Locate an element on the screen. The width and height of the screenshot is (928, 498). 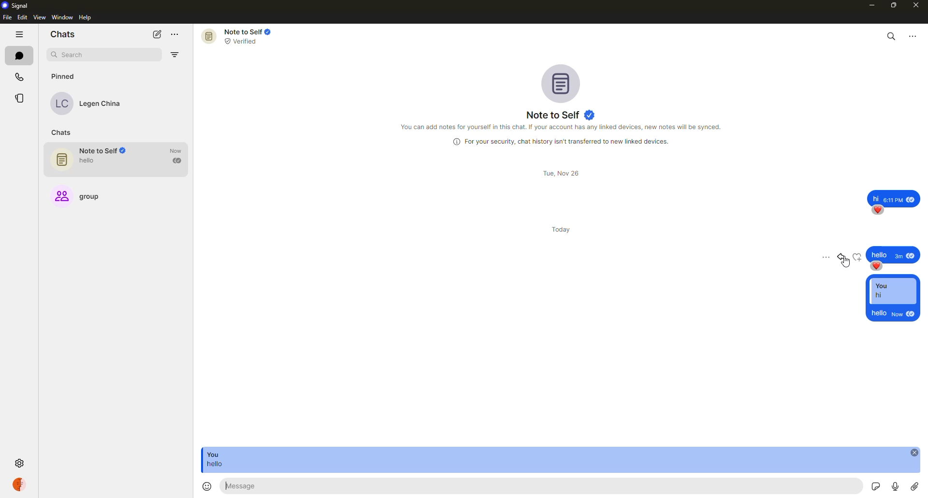
info is located at coordinates (561, 141).